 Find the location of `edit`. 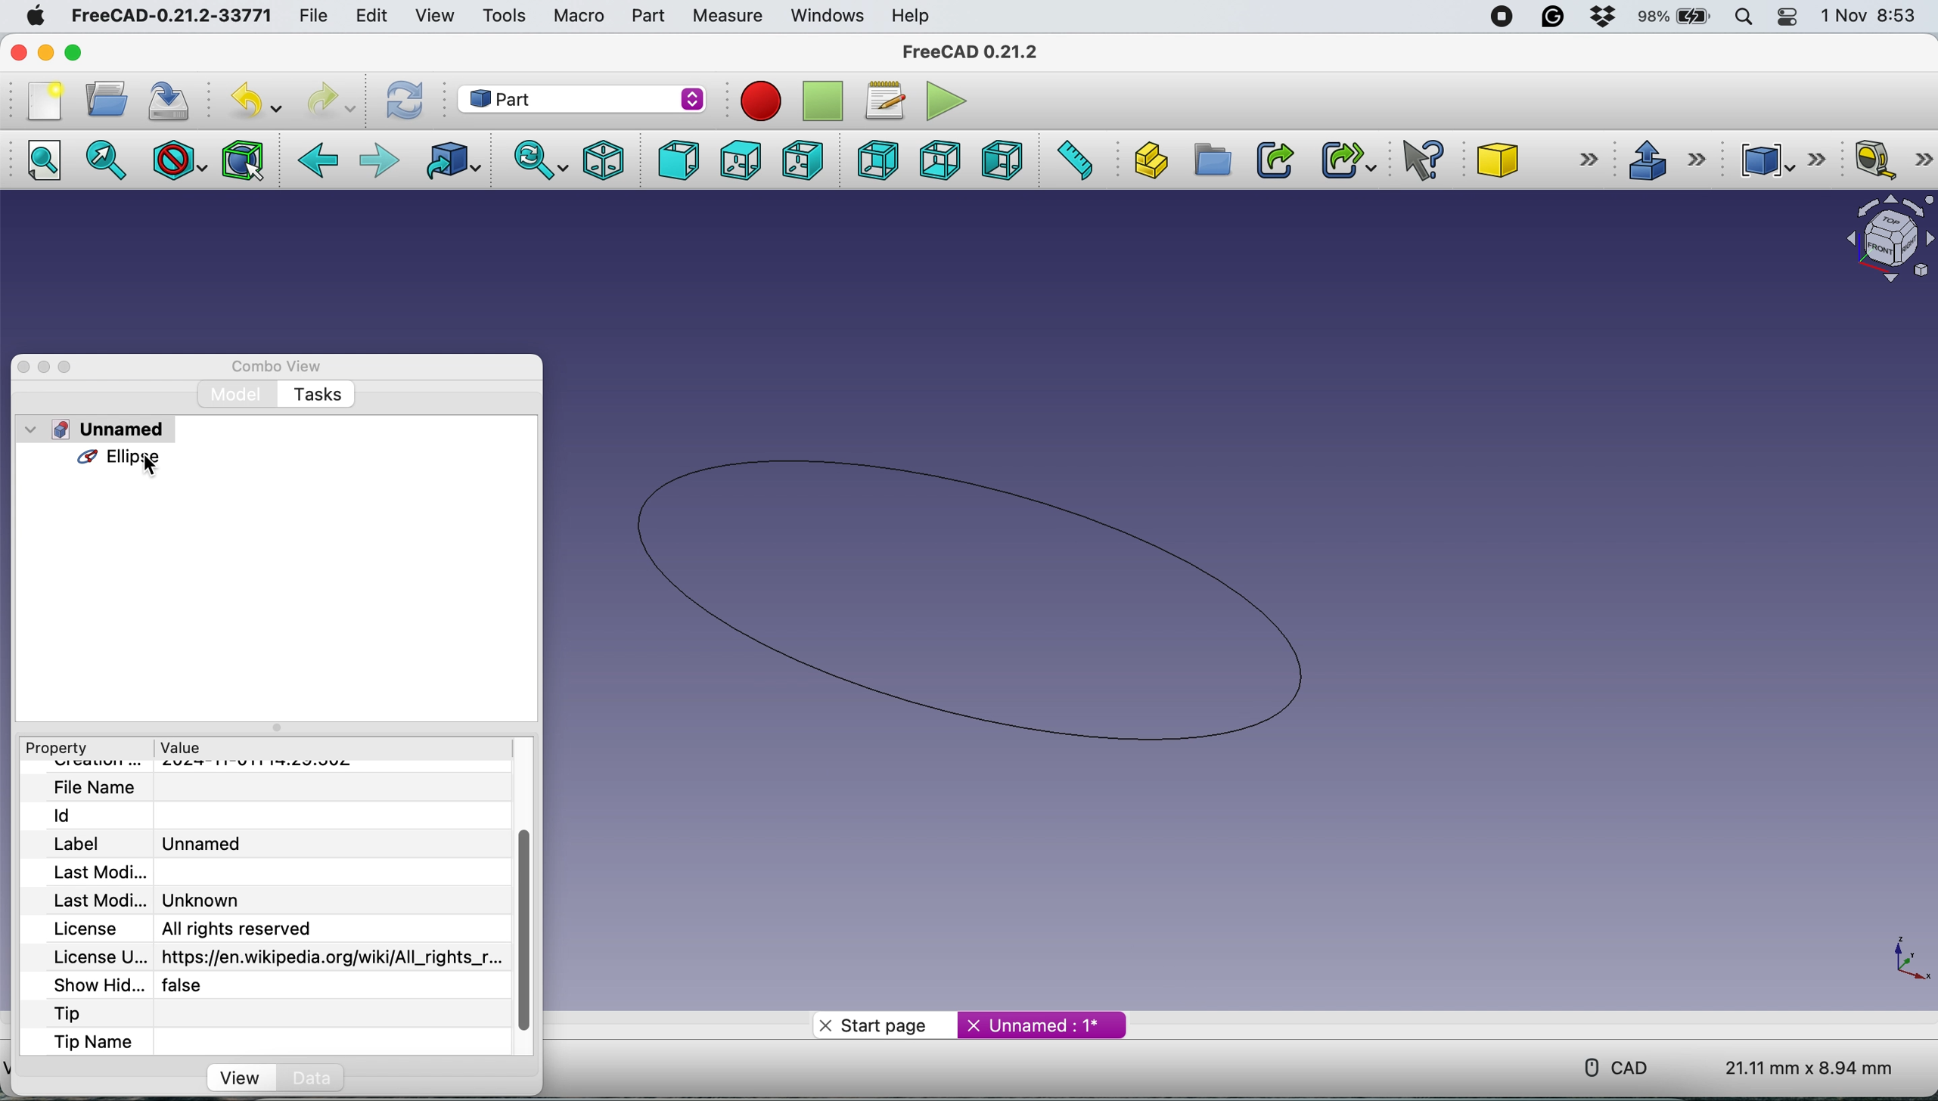

edit is located at coordinates (371, 18).